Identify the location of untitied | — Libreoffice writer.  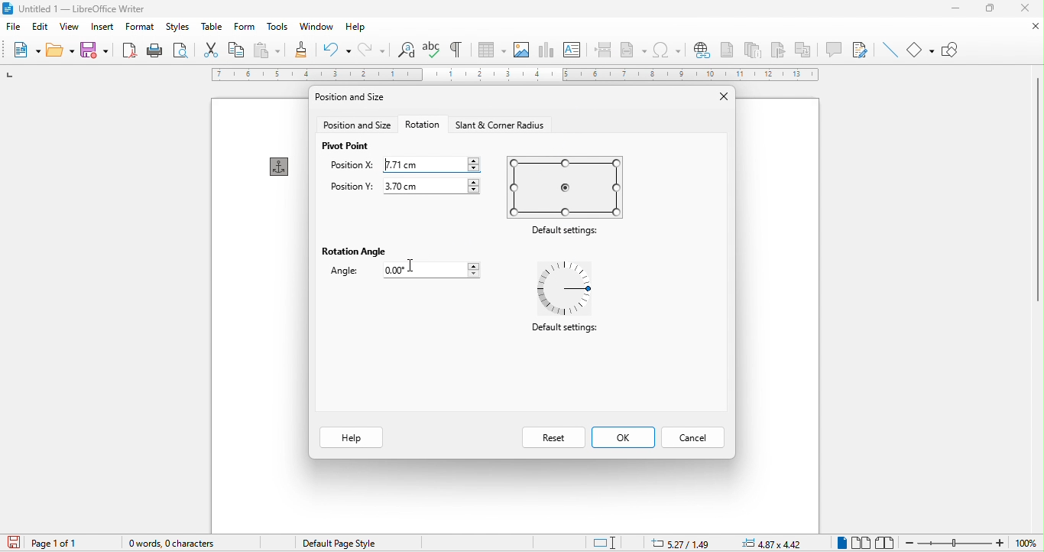
(95, 9).